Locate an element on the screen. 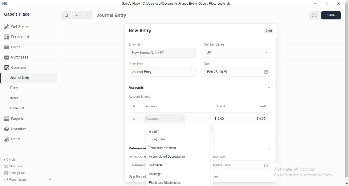 Image resolution: width=349 pixels, height=186 pixels. Attachment is located at coordinates (218, 176).